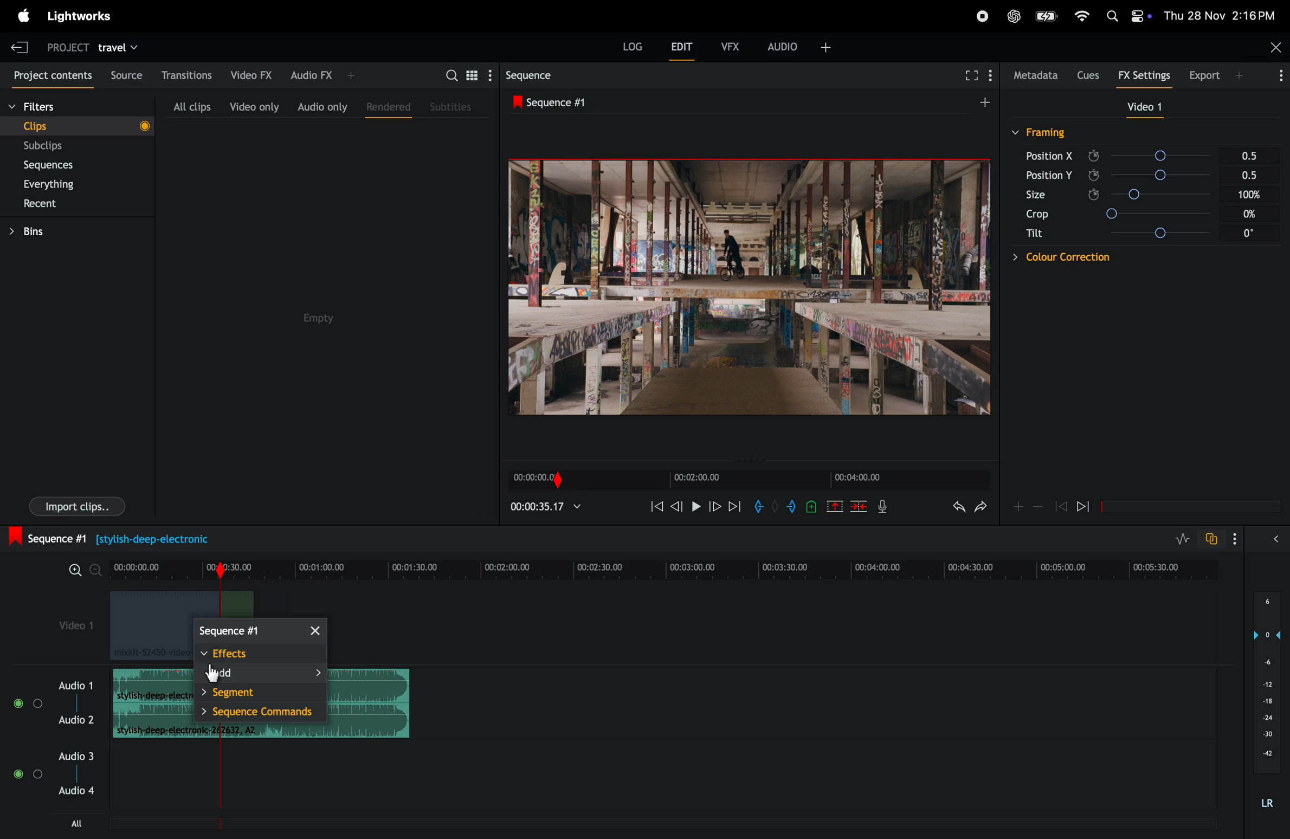 This screenshot has height=839, width=1290. What do you see at coordinates (714, 506) in the screenshot?
I see `next frame` at bounding box center [714, 506].